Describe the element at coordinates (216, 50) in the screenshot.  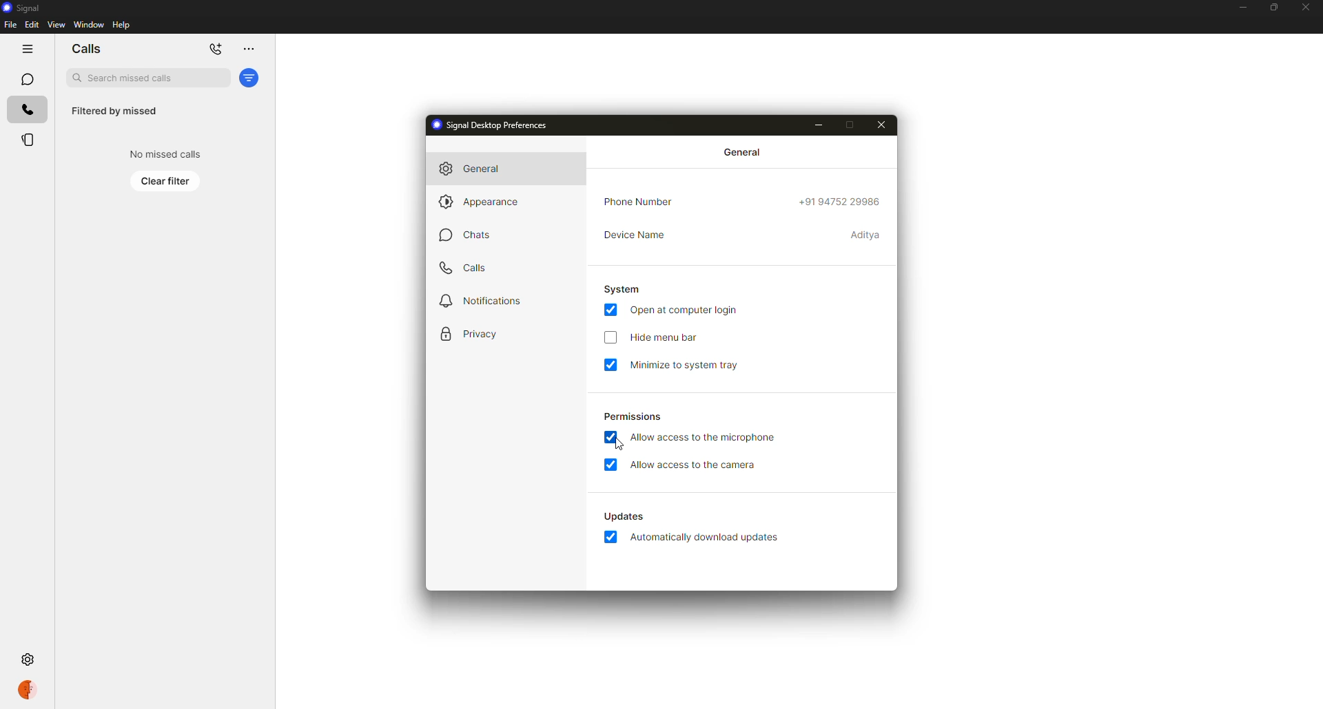
I see `add call` at that location.